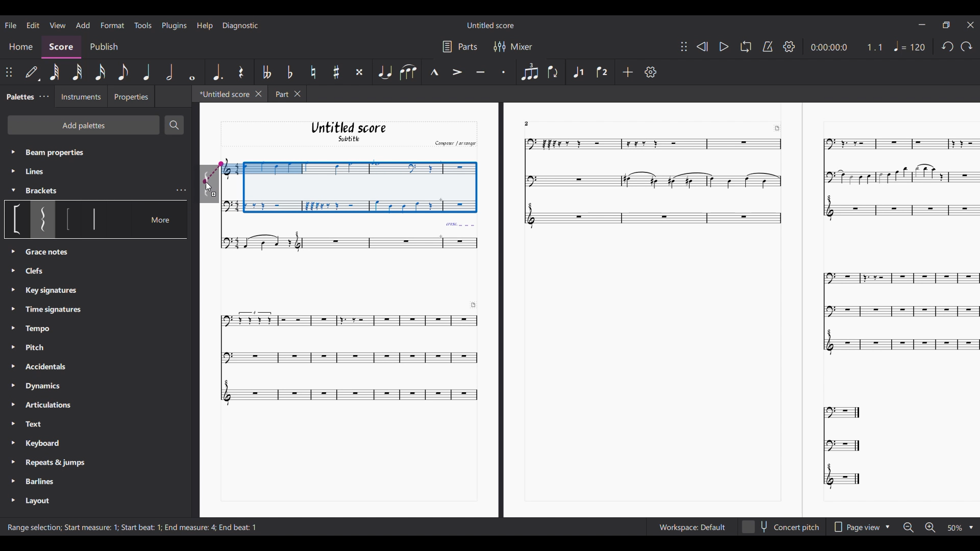 The width and height of the screenshot is (980, 551). I want to click on Zoom out, so click(909, 528).